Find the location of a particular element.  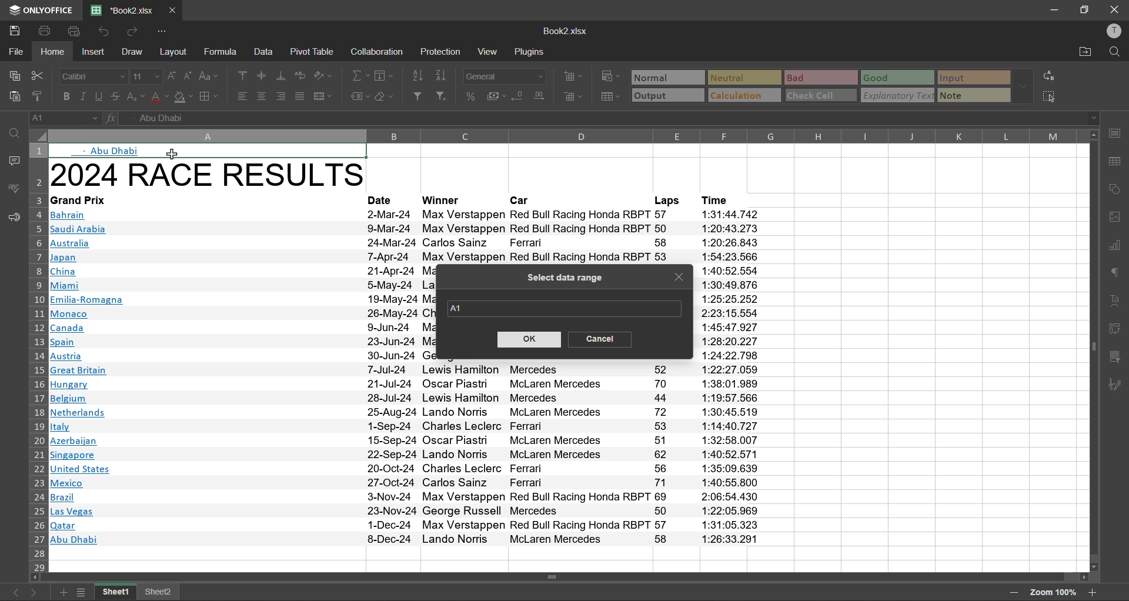

wrap text is located at coordinates (300, 75).